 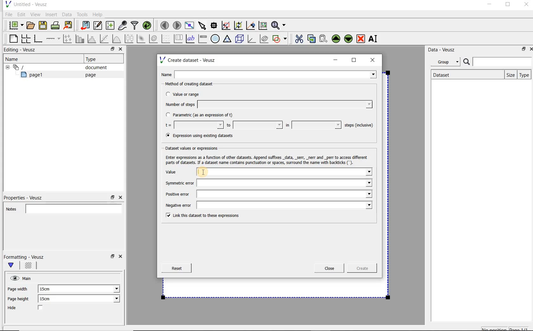 What do you see at coordinates (521, 328) in the screenshot?
I see `page1/1` at bounding box center [521, 328].